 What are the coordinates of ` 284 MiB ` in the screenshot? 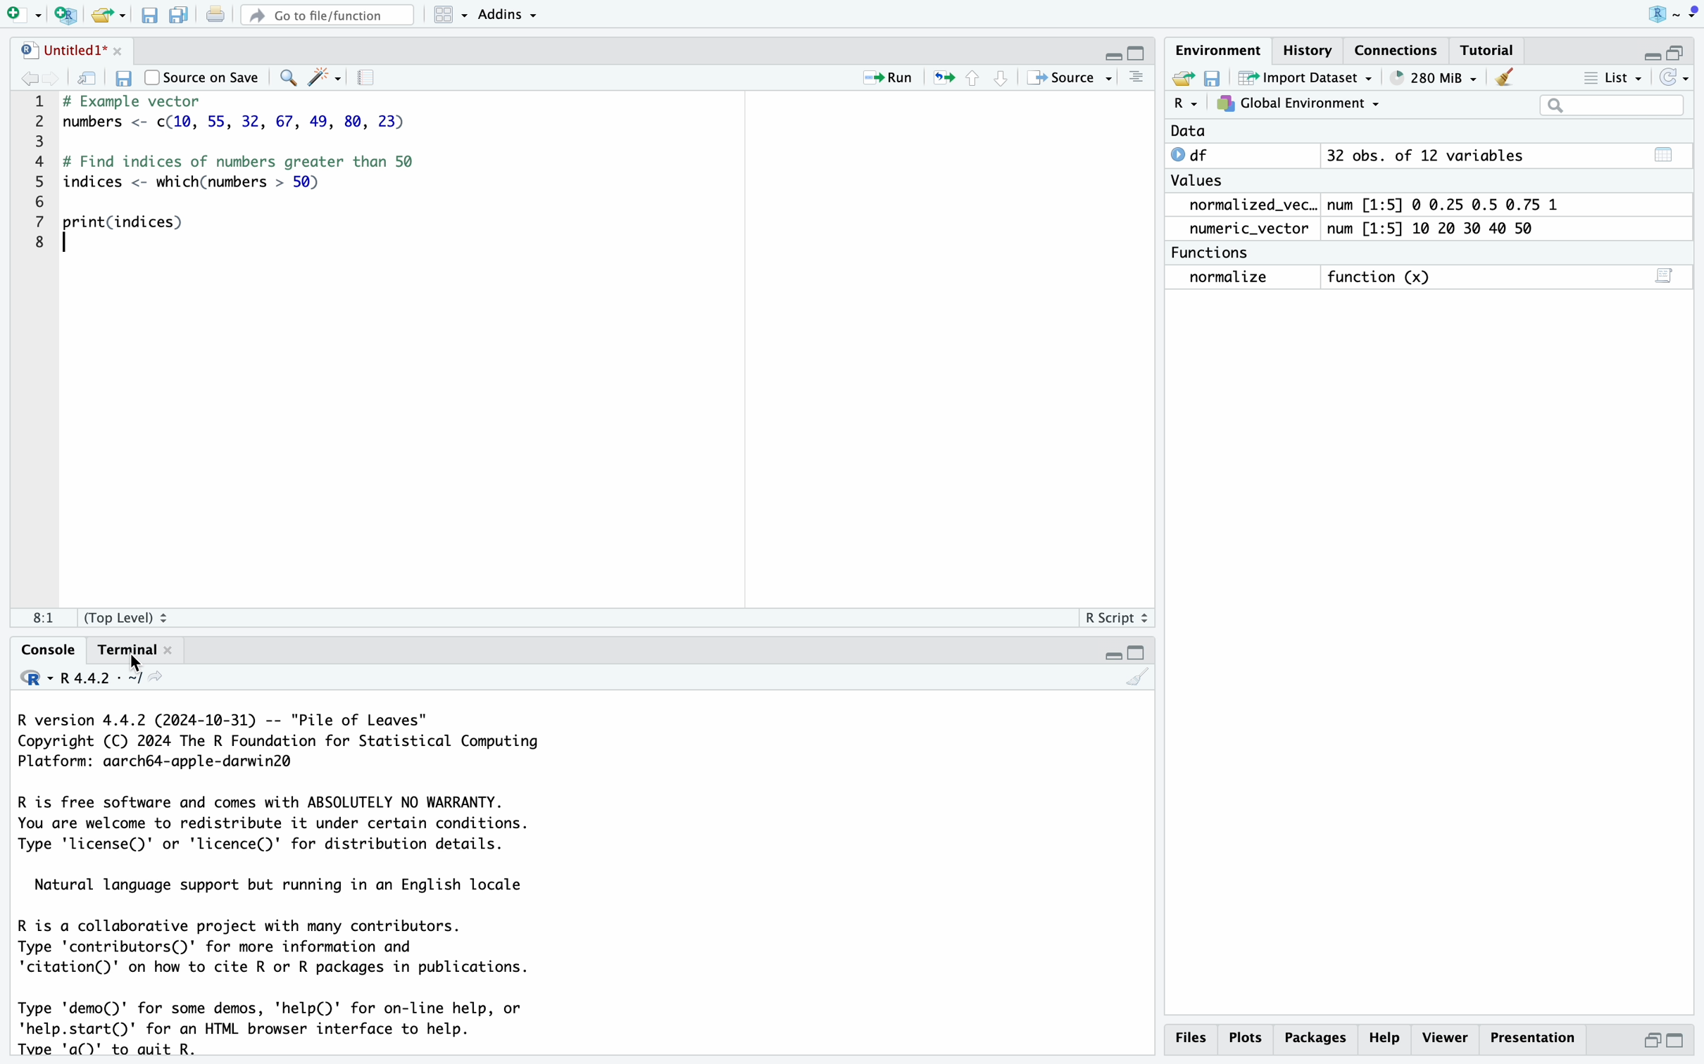 It's located at (1429, 78).